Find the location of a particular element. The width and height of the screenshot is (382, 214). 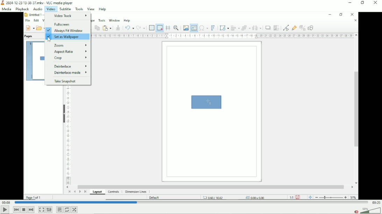

Zoom is located at coordinates (70, 46).